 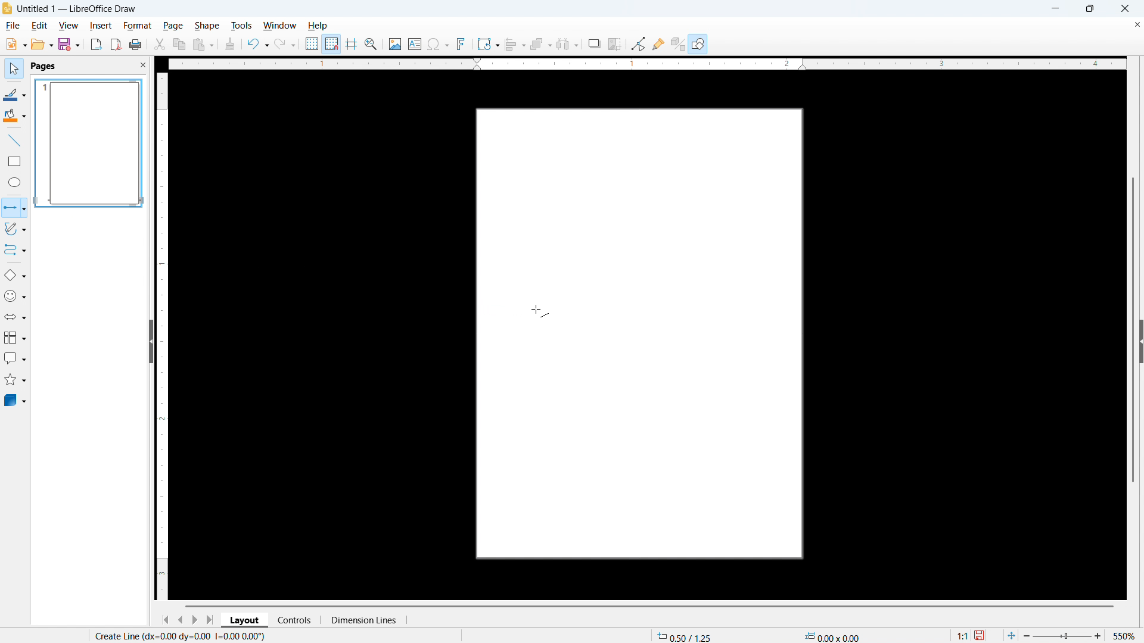 I want to click on Tools , so click(x=241, y=26).